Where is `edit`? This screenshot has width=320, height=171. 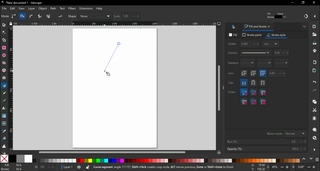
edit is located at coordinates (12, 9).